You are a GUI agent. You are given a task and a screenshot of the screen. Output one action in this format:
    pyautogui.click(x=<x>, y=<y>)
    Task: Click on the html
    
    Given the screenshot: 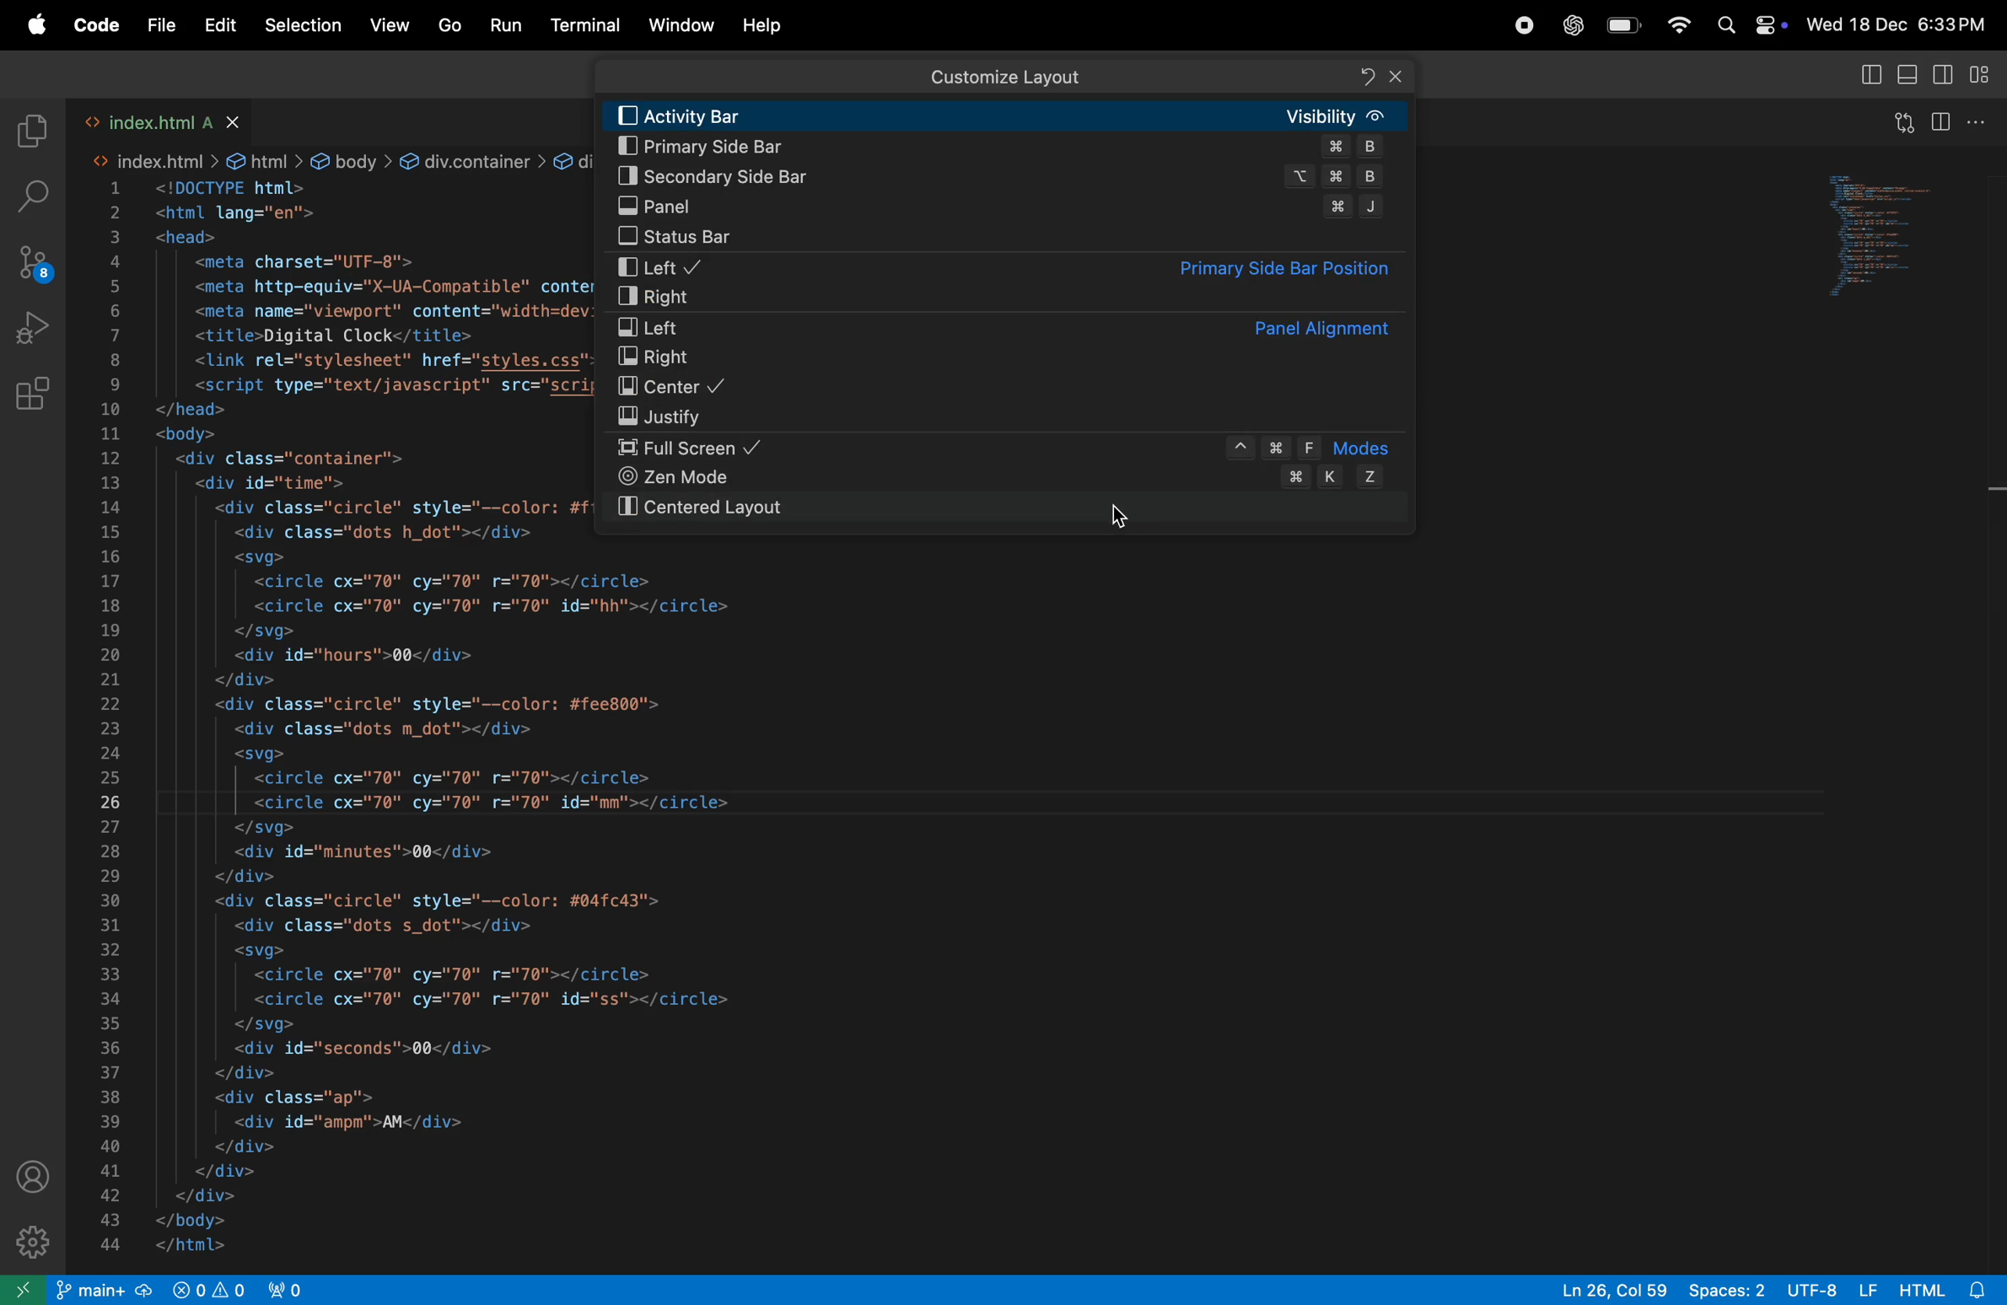 What is the action you would take?
    pyautogui.click(x=1948, y=1289)
    